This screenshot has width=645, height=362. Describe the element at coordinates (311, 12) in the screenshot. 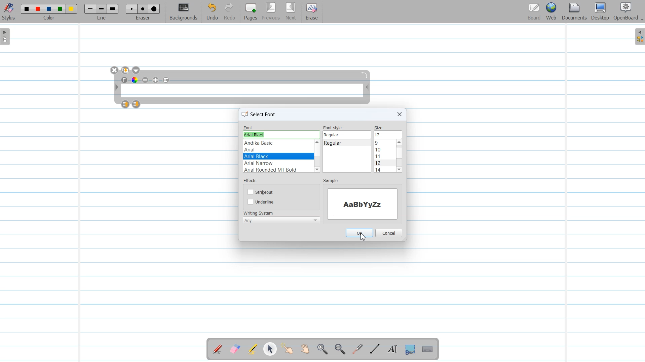

I see `Erase` at that location.